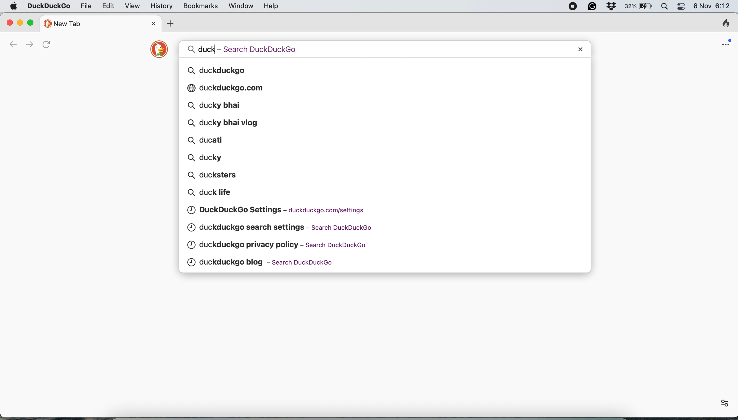  What do you see at coordinates (154, 23) in the screenshot?
I see `close` at bounding box center [154, 23].